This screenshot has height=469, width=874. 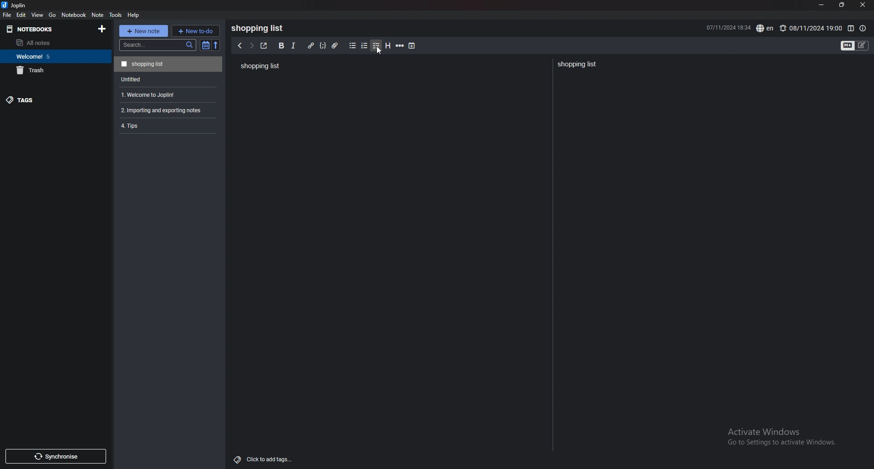 I want to click on italic, so click(x=294, y=46).